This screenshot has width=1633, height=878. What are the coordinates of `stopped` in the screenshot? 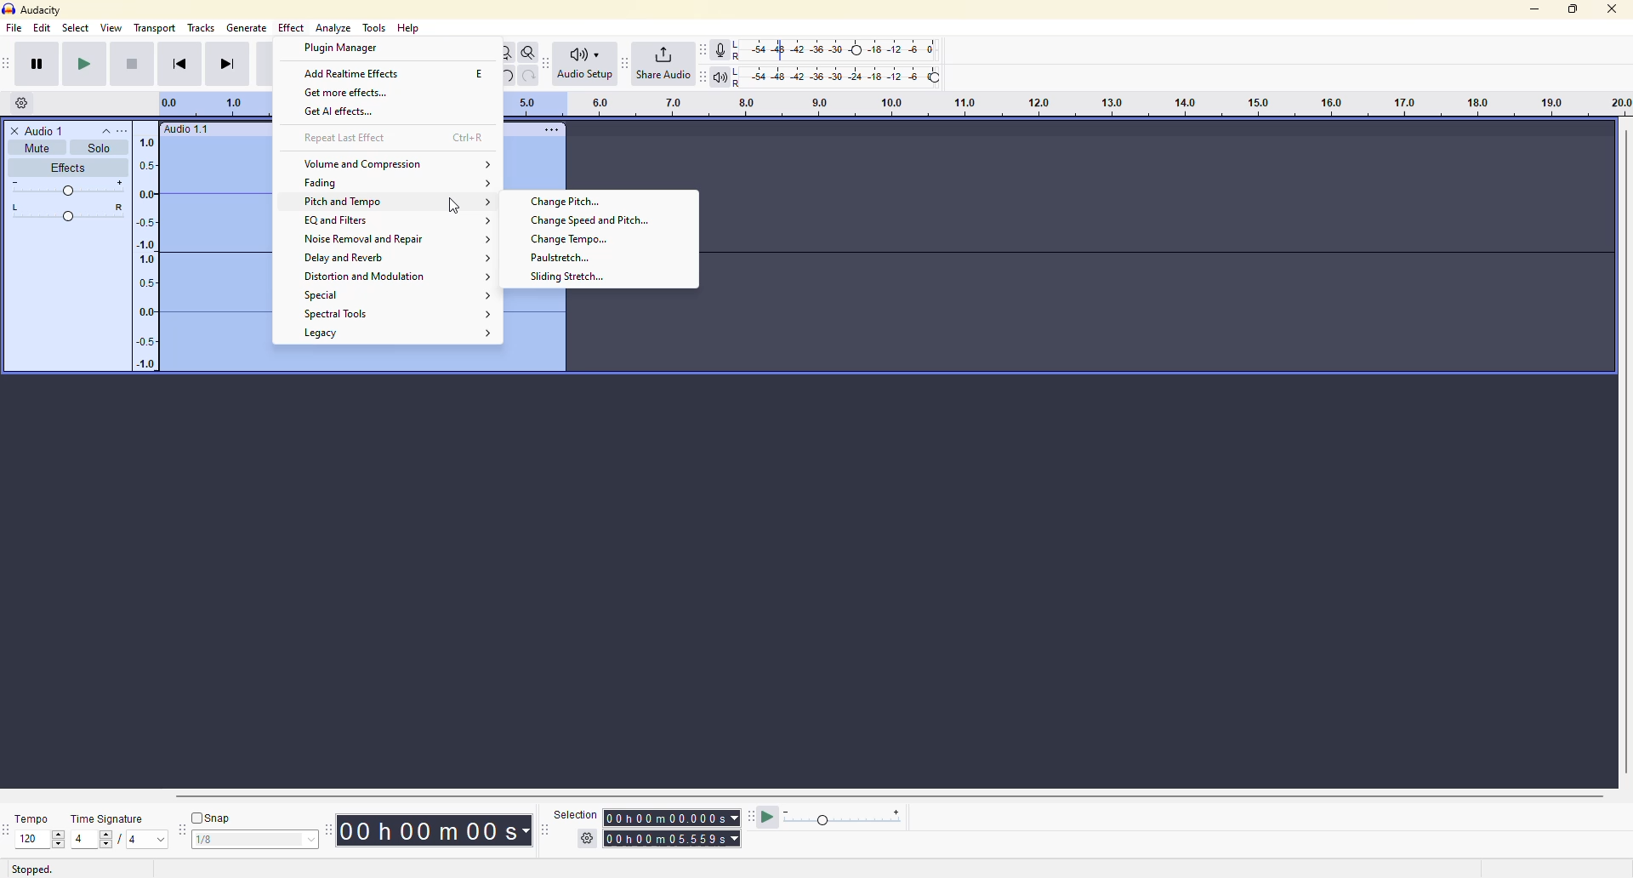 It's located at (31, 869).